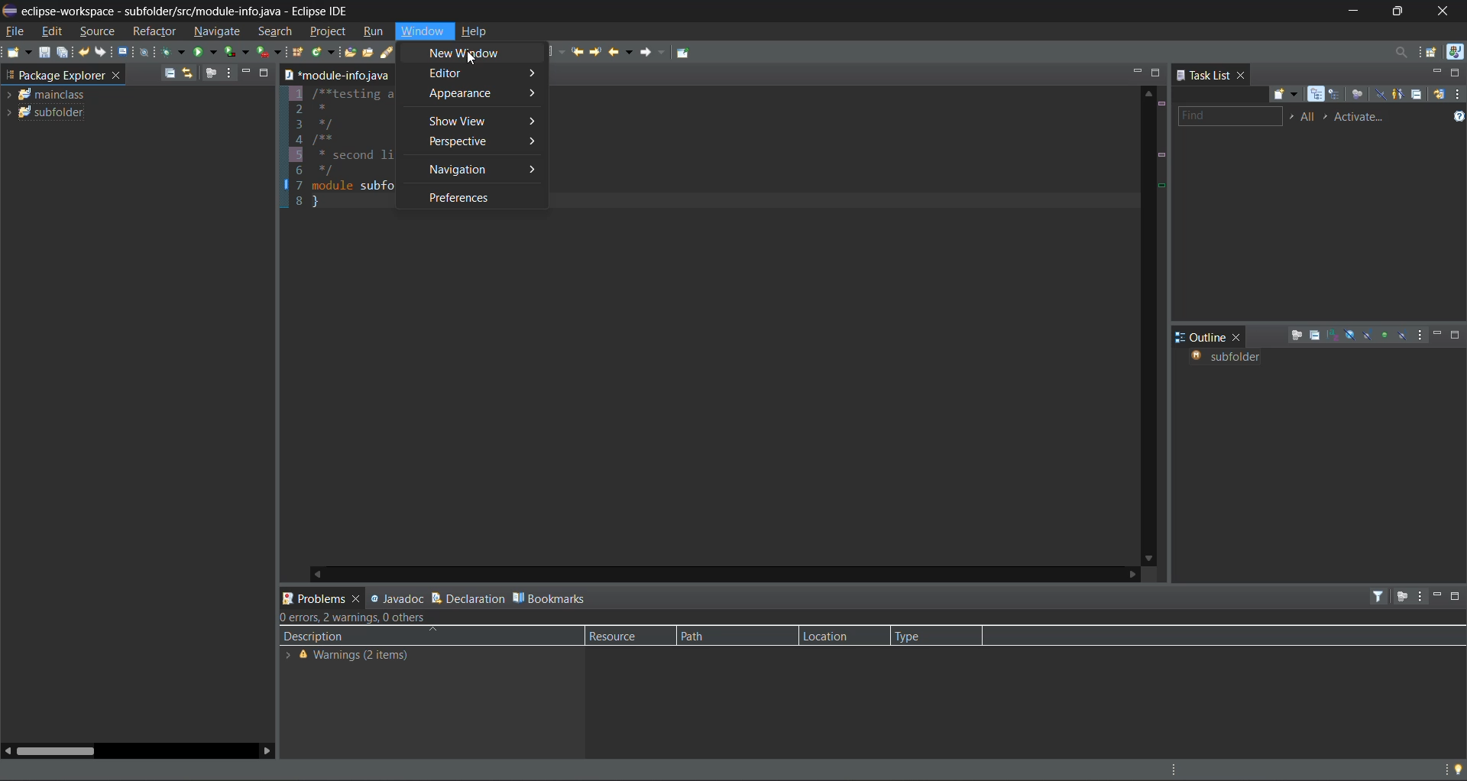 Image resolution: width=1467 pixels, height=781 pixels. What do you see at coordinates (1357, 95) in the screenshot?
I see `focus on workweek` at bounding box center [1357, 95].